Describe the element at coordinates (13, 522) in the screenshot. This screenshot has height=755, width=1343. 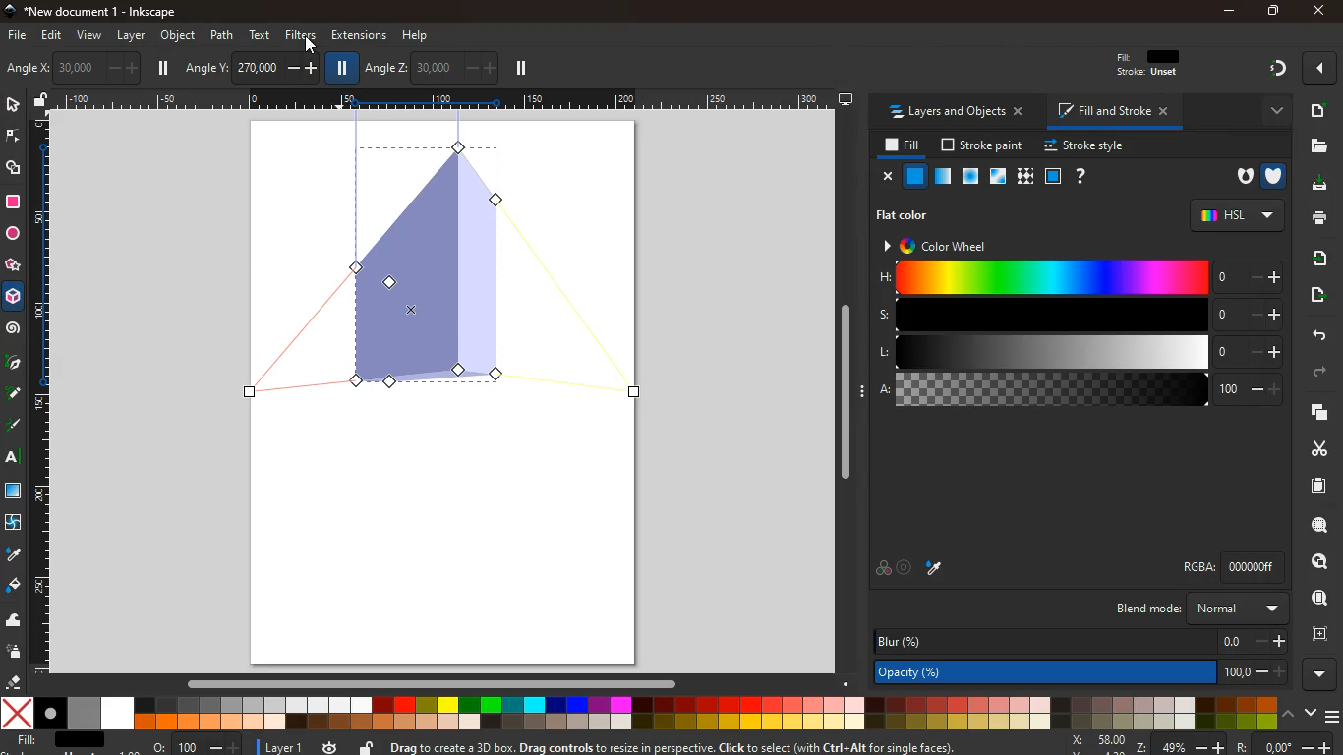
I see `twist` at that location.